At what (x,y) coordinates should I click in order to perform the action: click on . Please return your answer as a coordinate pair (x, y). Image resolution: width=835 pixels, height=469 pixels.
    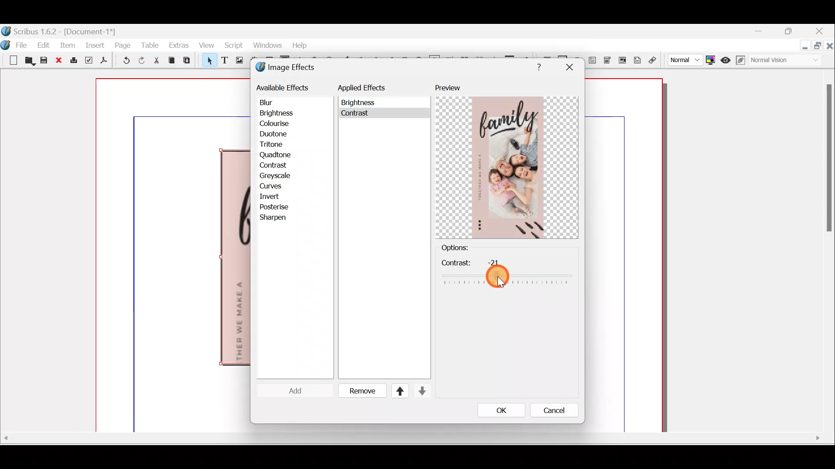
    Looking at the image, I should click on (537, 66).